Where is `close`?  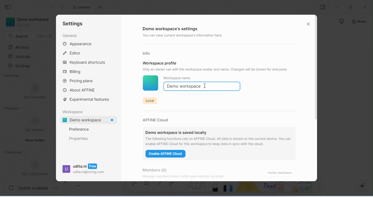
close is located at coordinates (308, 24).